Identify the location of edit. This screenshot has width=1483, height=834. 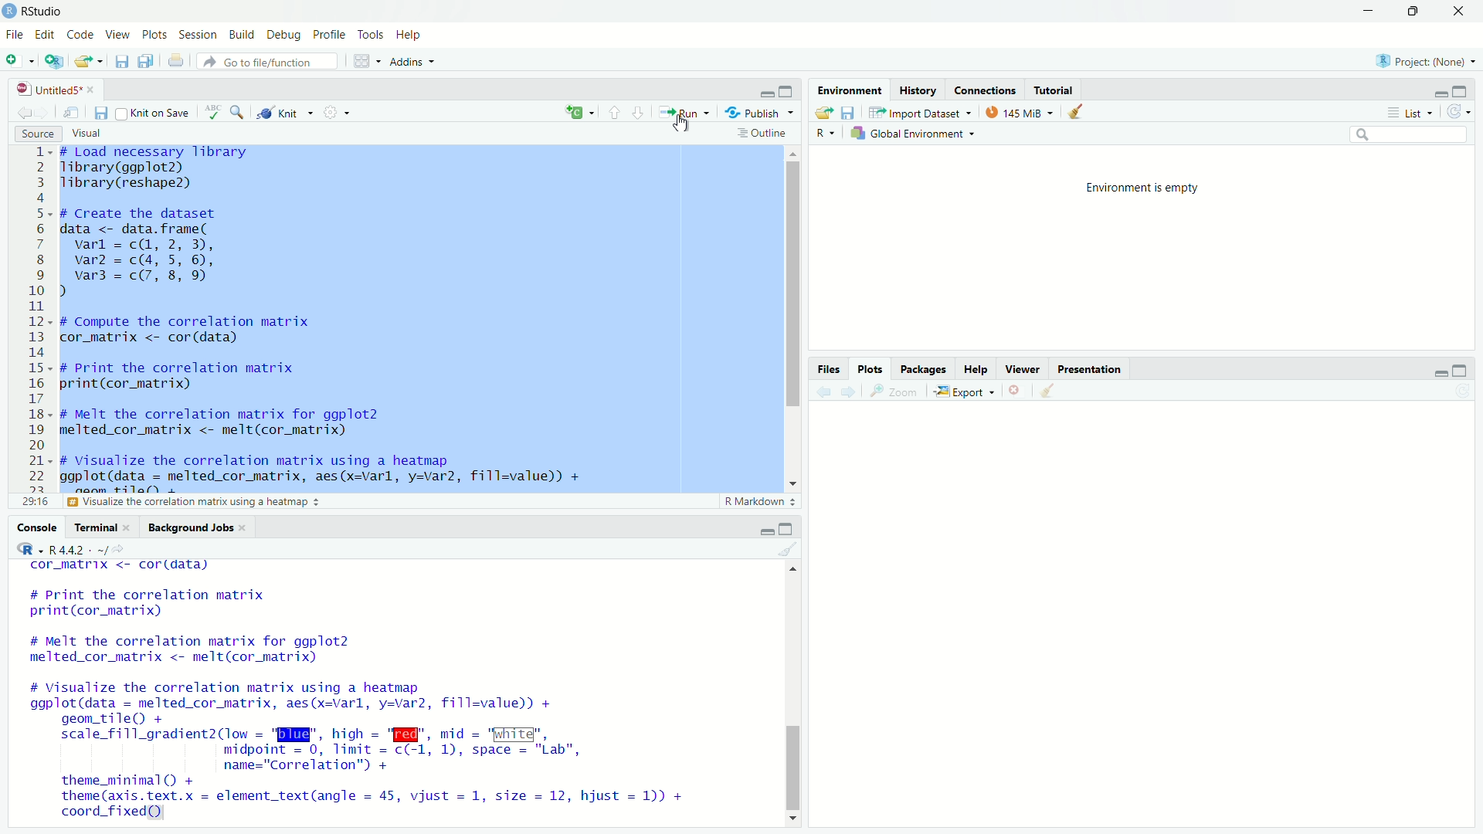
(44, 34).